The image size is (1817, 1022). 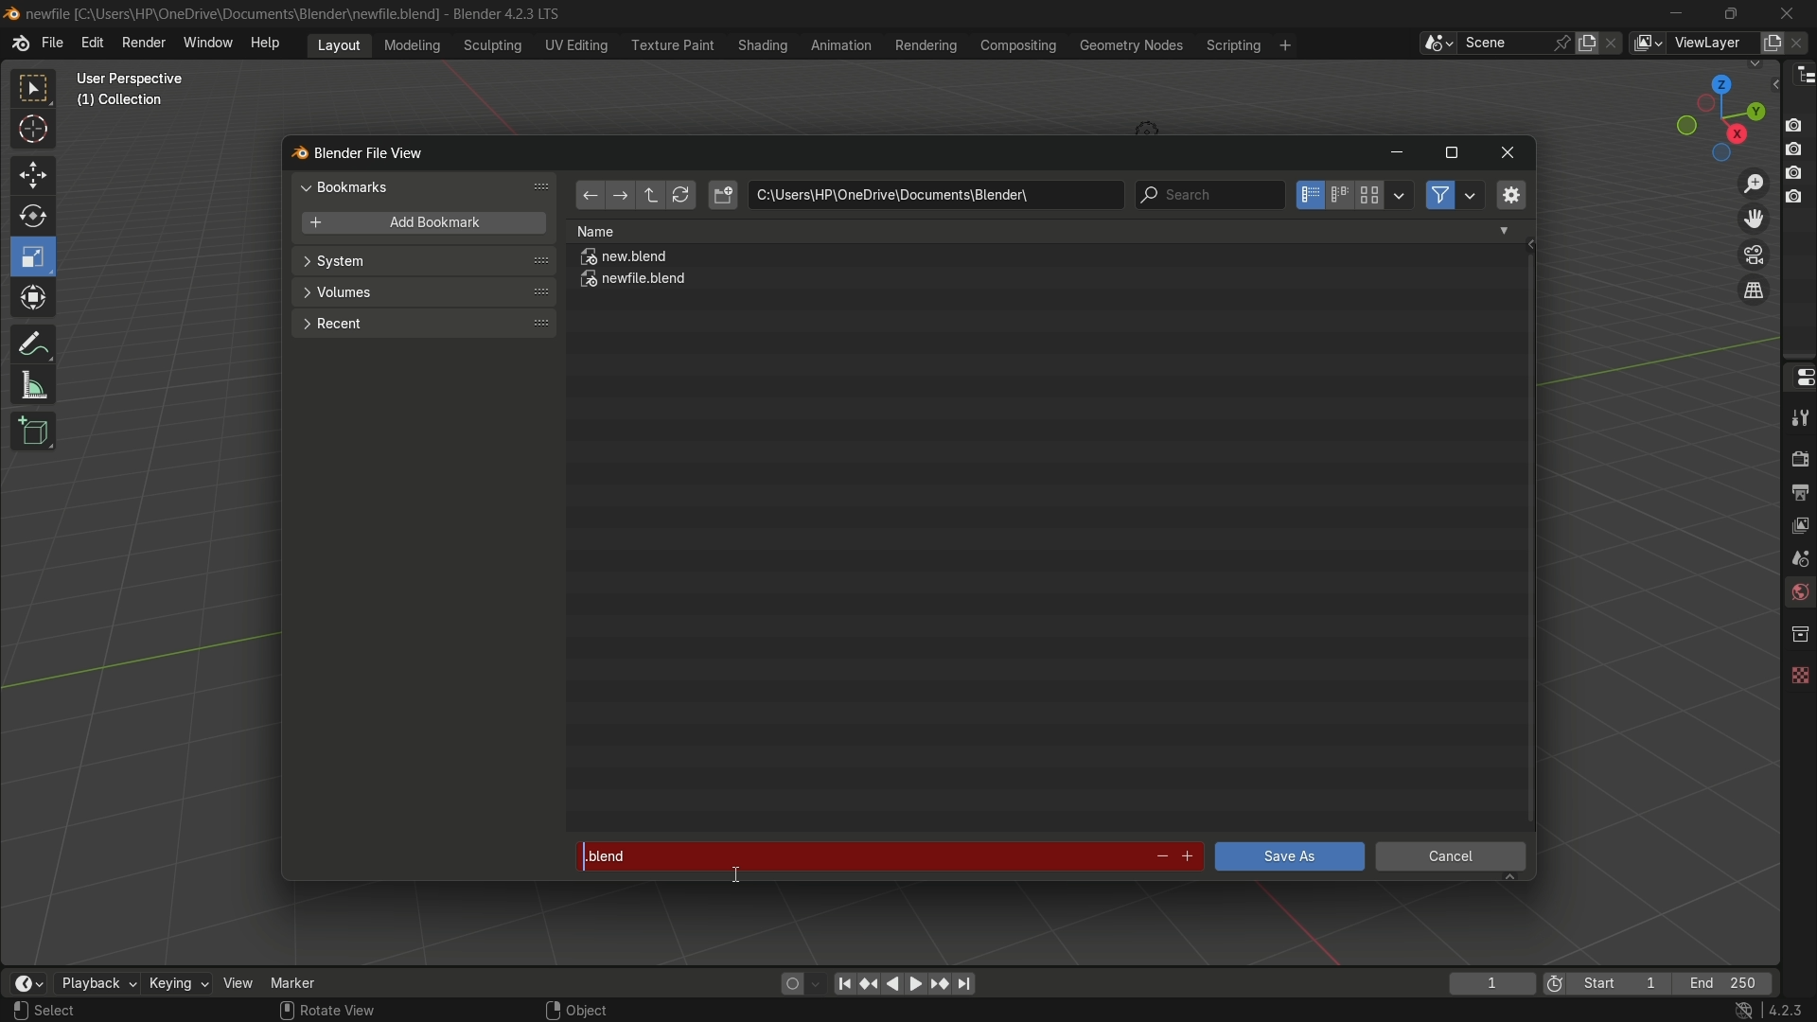 I want to click on view, so click(x=238, y=982).